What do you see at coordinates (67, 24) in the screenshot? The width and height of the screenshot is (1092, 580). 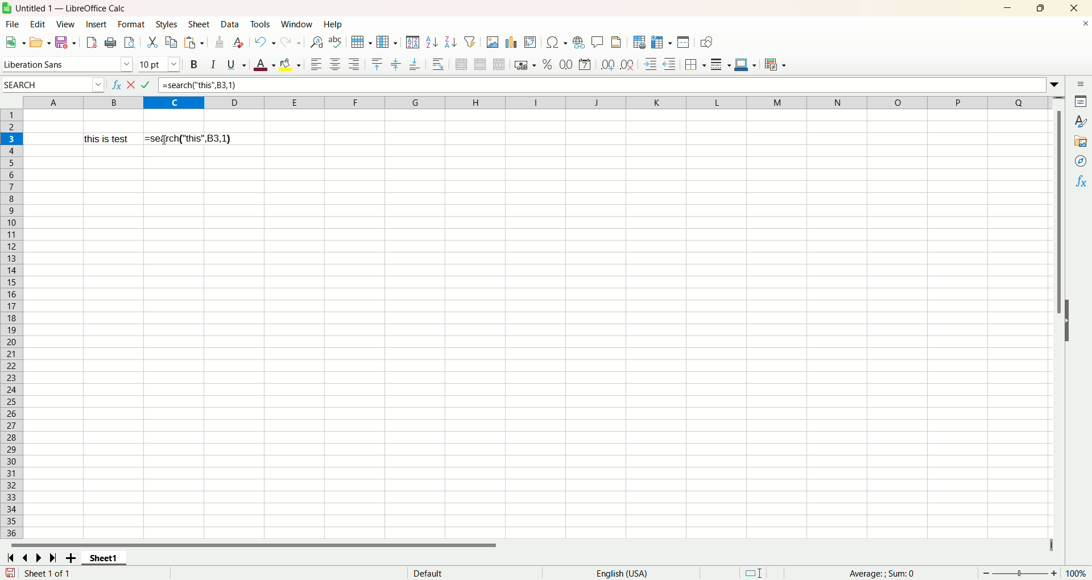 I see `view` at bounding box center [67, 24].